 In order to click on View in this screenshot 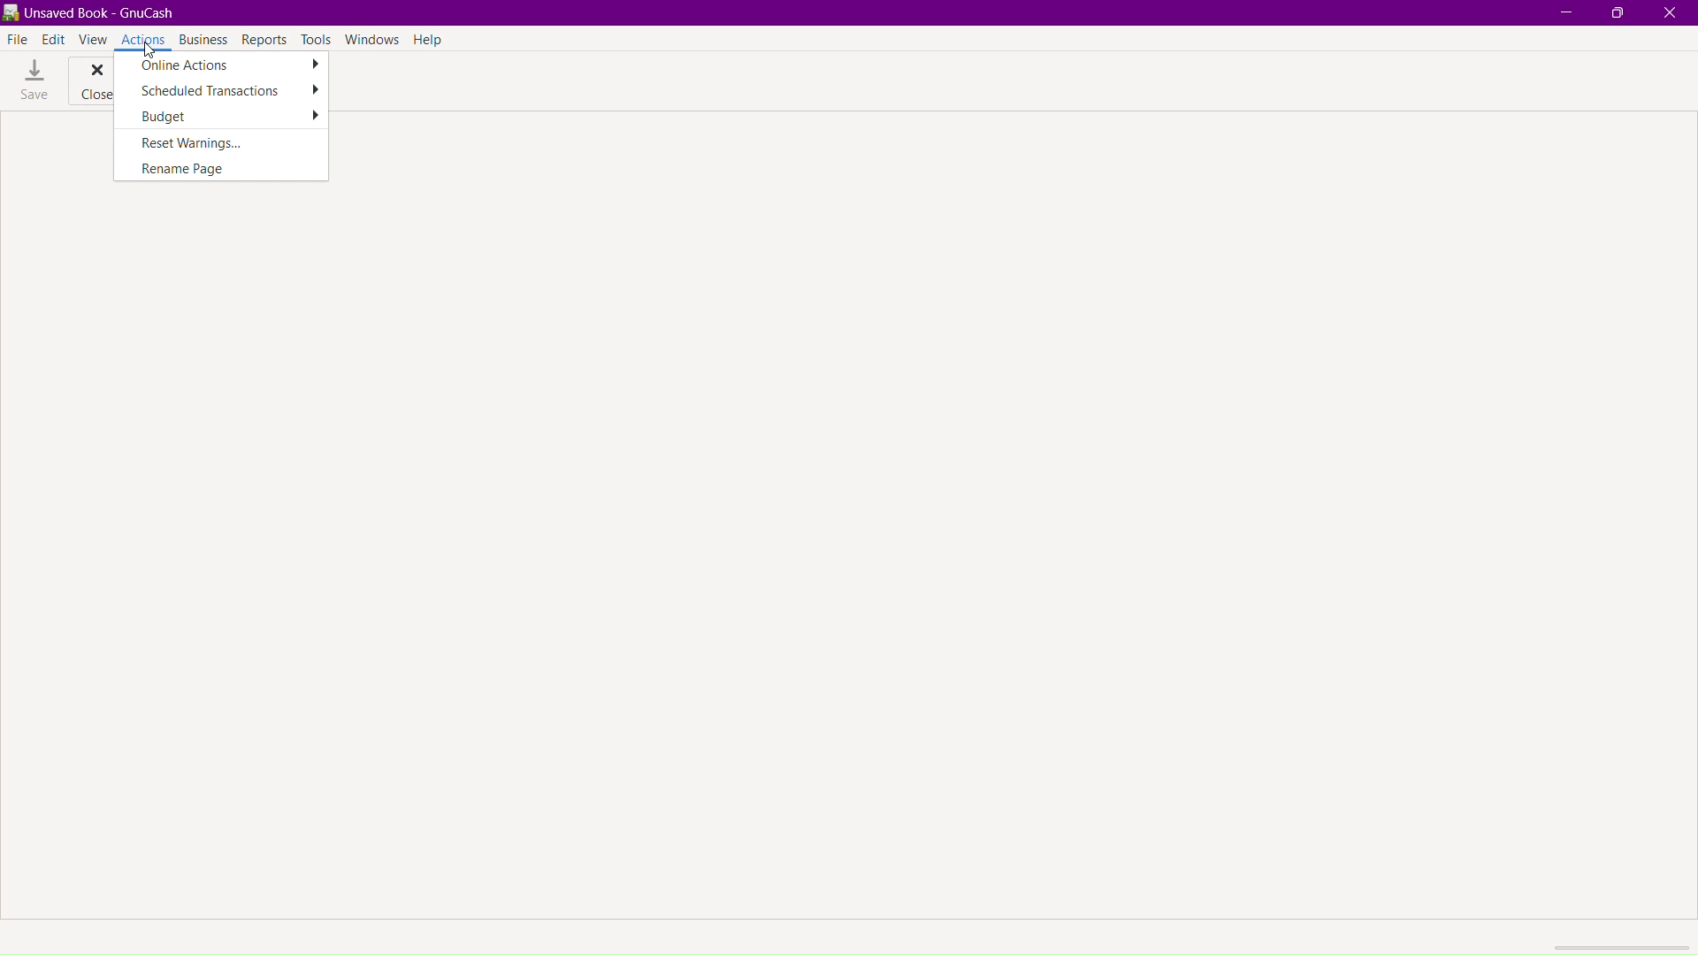, I will do `click(94, 40)`.